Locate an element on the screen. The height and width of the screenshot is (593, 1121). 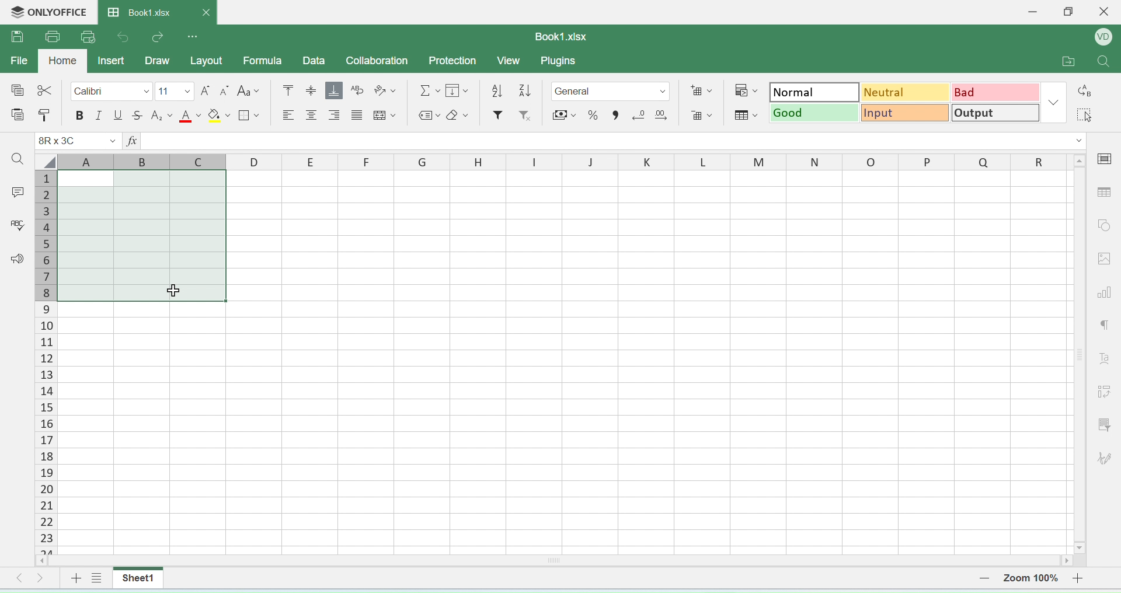
inser is located at coordinates (112, 60).